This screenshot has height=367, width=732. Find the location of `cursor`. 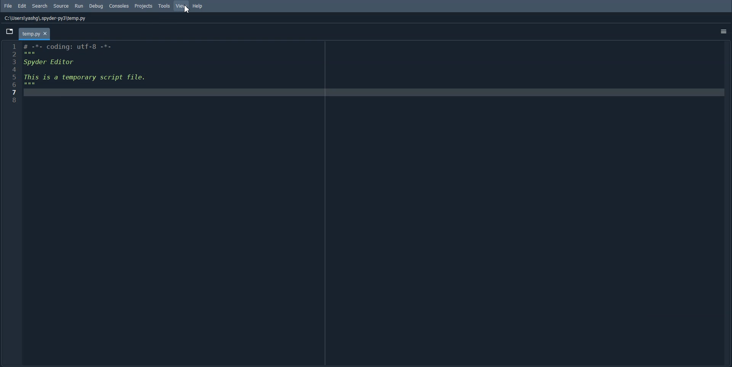

cursor is located at coordinates (184, 10).